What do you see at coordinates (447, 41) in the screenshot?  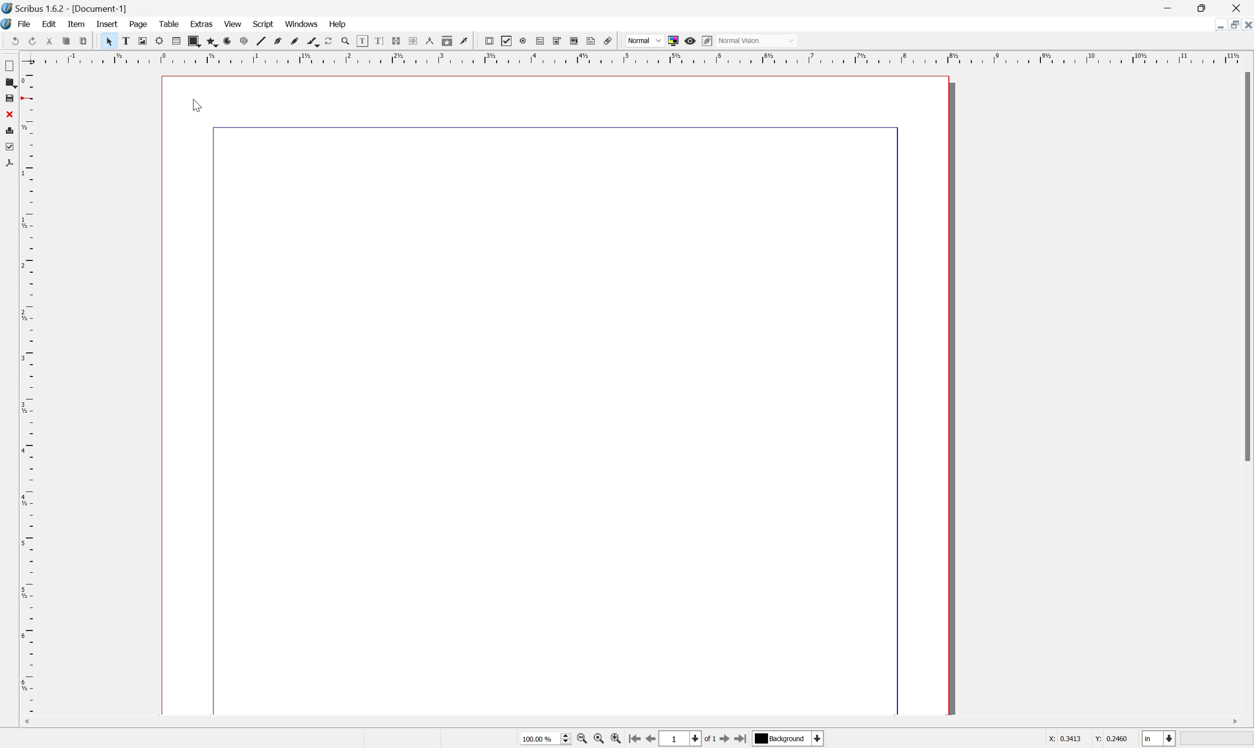 I see `rotate item` at bounding box center [447, 41].